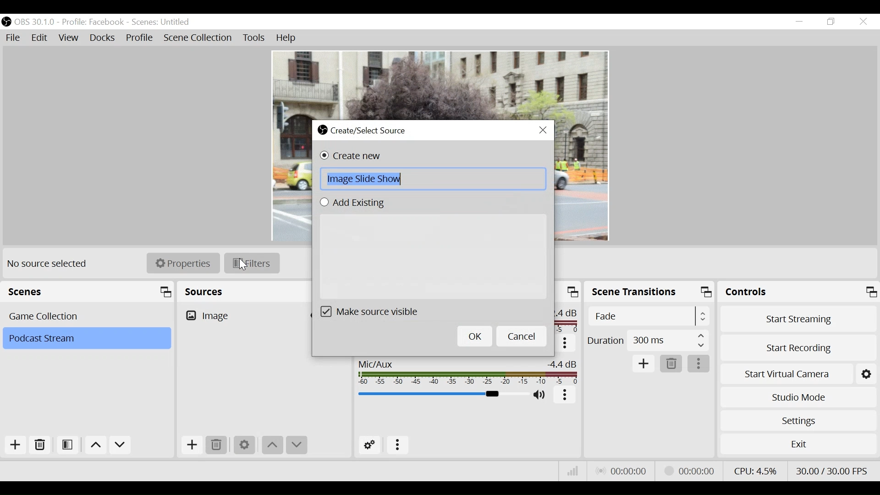  I want to click on Help, so click(286, 38).